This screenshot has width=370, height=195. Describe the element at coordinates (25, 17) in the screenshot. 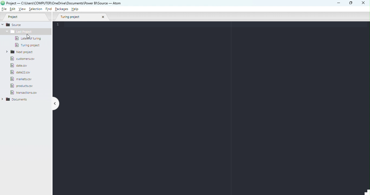

I see `Project` at that location.